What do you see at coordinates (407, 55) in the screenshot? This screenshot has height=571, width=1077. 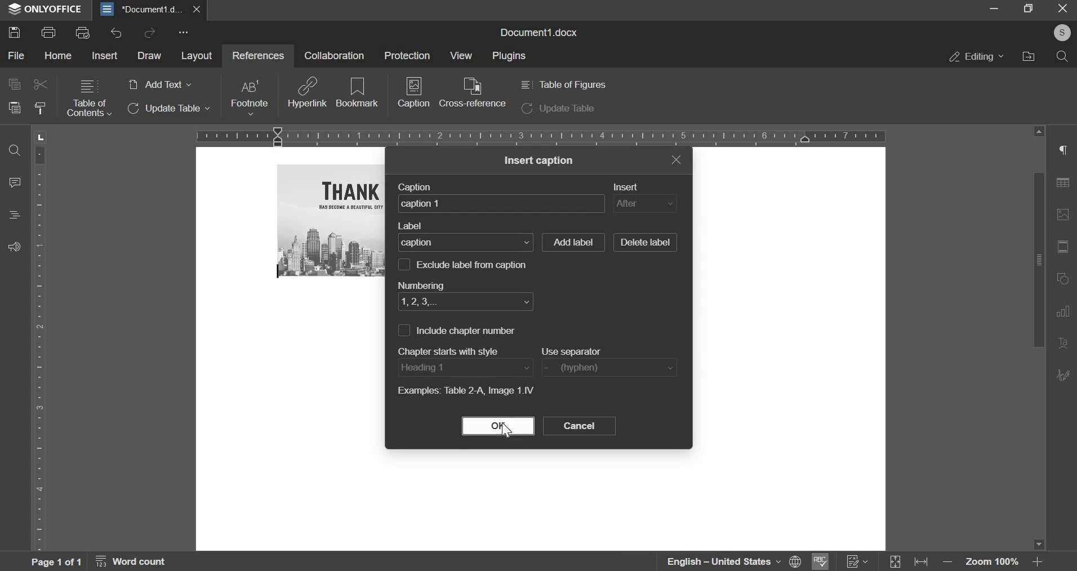 I see `protection` at bounding box center [407, 55].